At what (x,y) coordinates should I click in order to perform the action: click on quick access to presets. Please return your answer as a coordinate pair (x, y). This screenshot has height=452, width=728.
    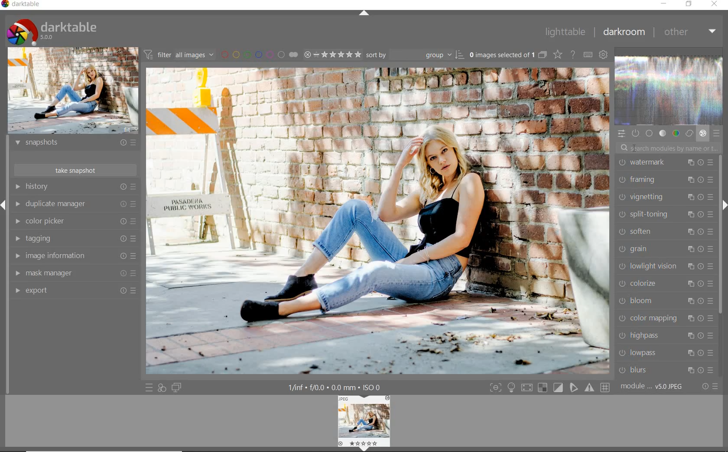
    Looking at the image, I should click on (149, 387).